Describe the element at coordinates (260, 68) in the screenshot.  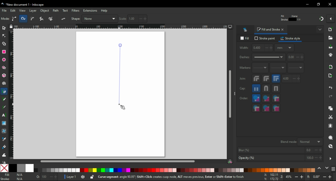
I see `start markers` at that location.